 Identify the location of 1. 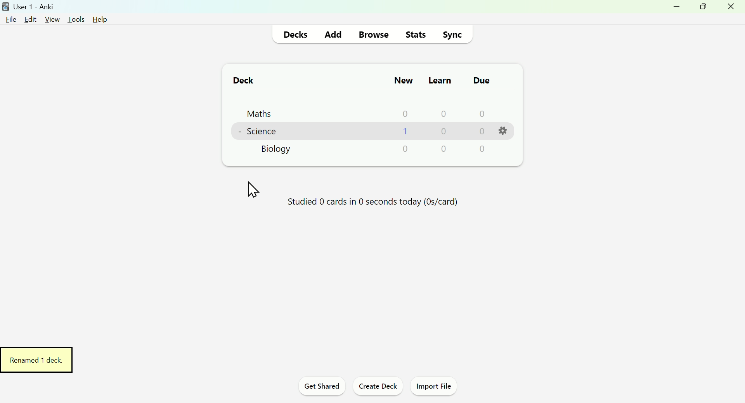
(405, 131).